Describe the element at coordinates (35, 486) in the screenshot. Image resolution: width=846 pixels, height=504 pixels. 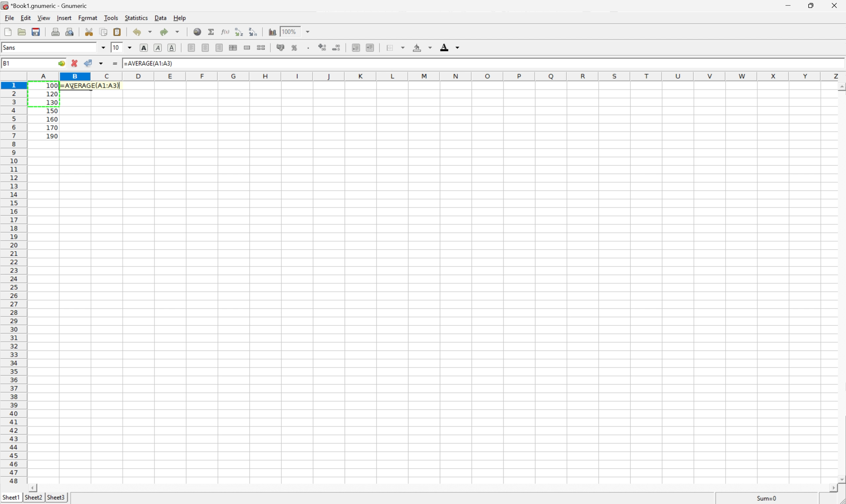
I see `Scroll Left` at that location.